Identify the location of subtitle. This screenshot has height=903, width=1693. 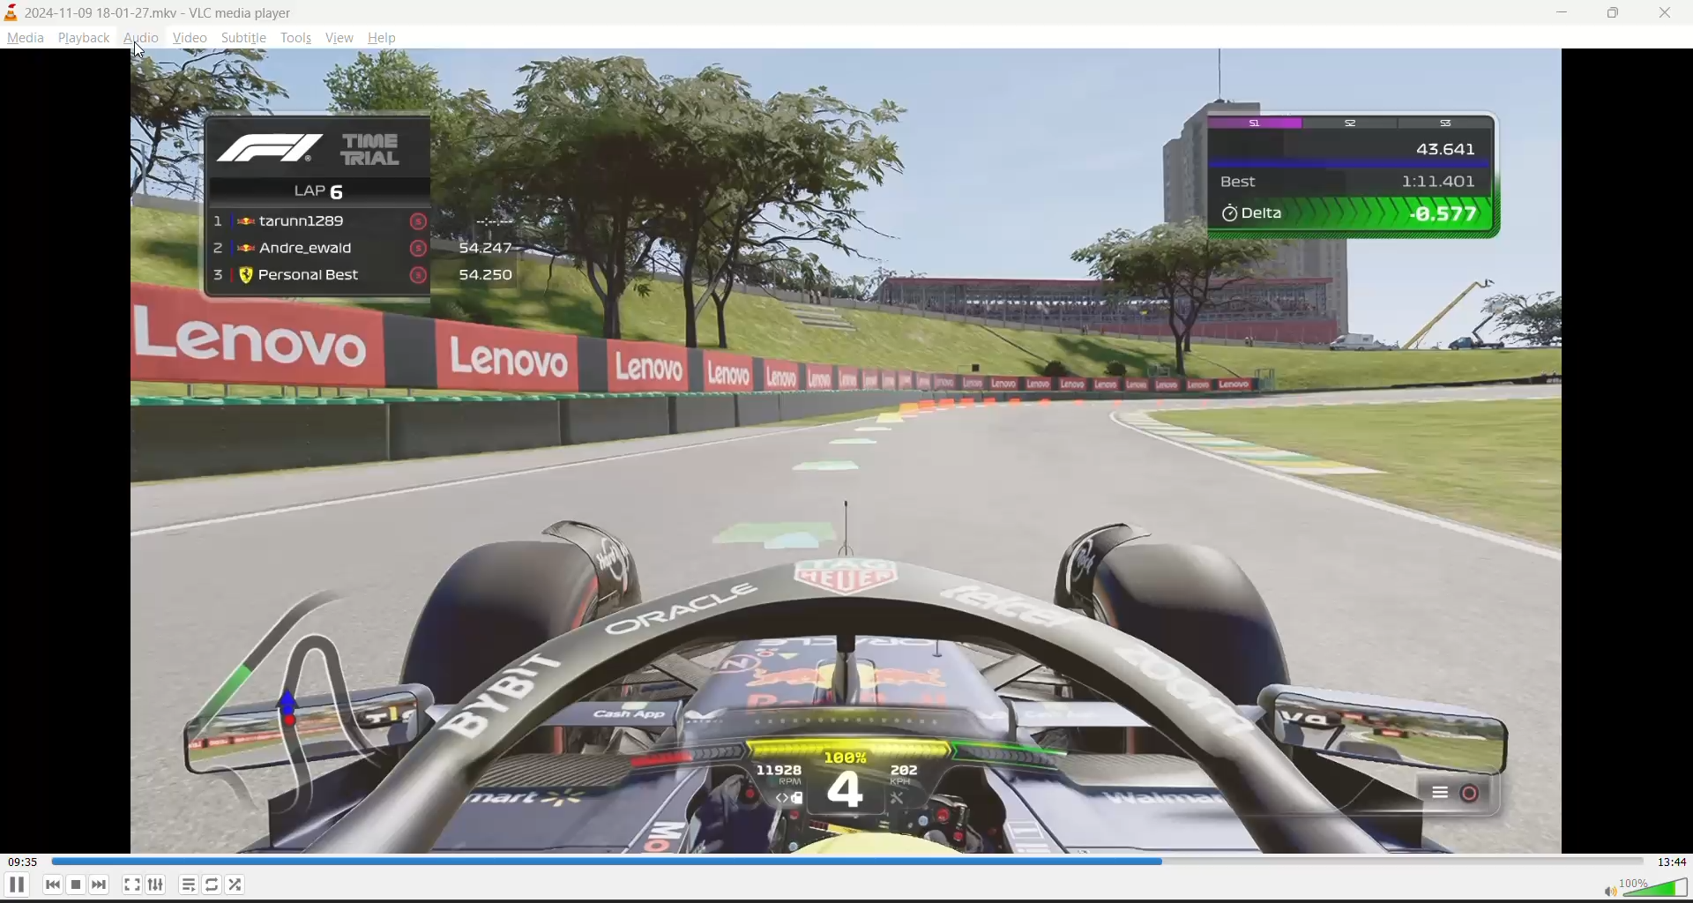
(246, 39).